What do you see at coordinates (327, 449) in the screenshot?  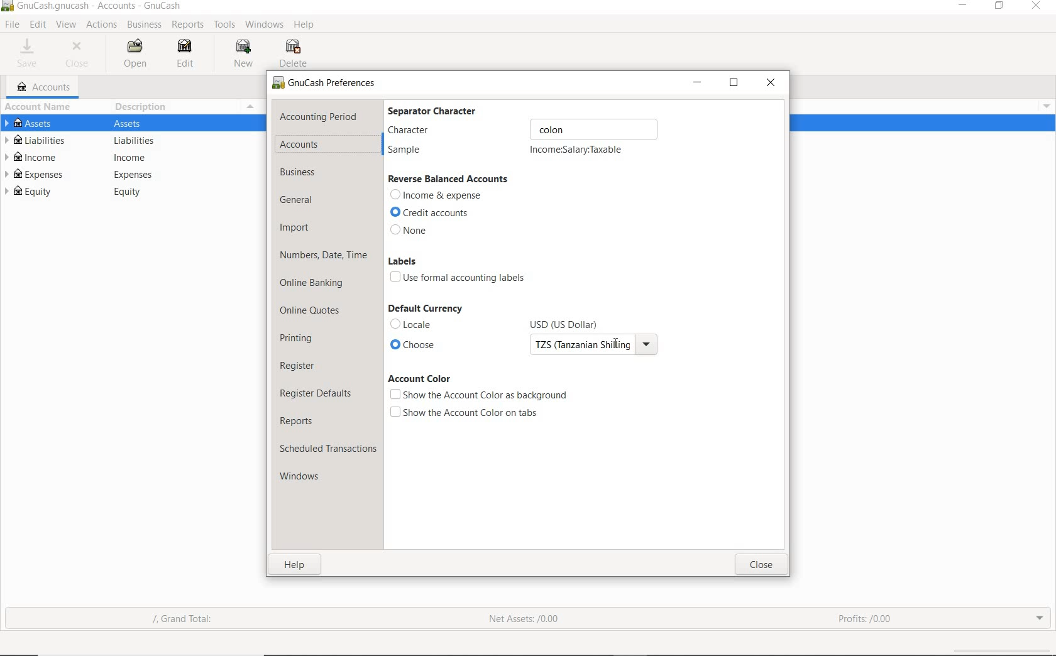 I see `scheduled transactions` at bounding box center [327, 449].